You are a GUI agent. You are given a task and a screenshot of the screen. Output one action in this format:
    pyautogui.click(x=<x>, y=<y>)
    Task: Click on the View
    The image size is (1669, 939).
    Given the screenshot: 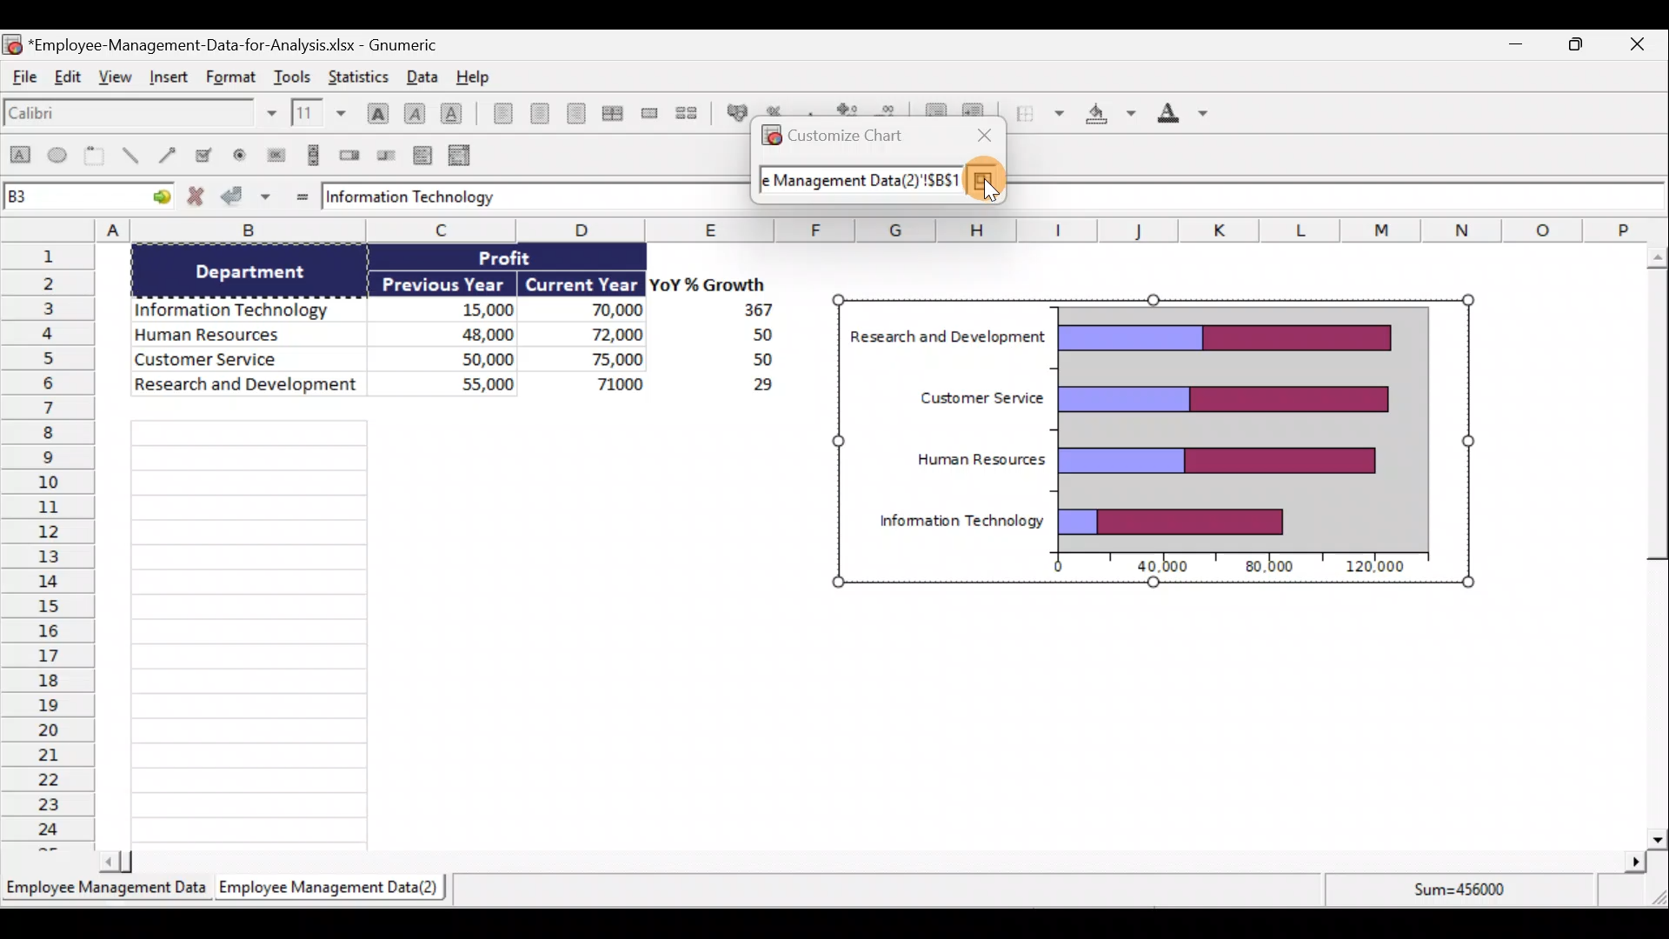 What is the action you would take?
    pyautogui.click(x=117, y=83)
    